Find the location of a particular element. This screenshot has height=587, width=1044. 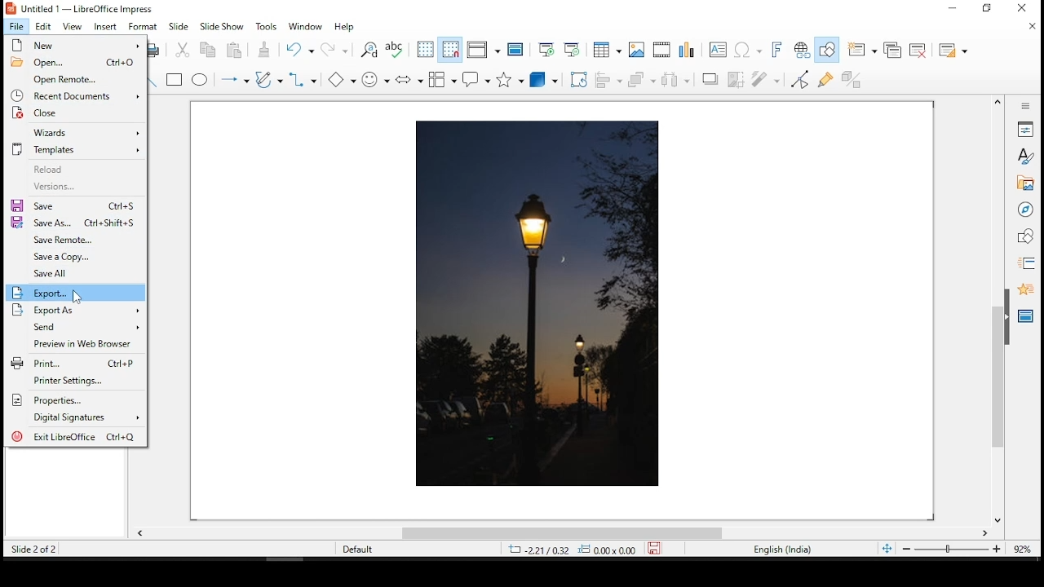

ellipse is located at coordinates (201, 80).